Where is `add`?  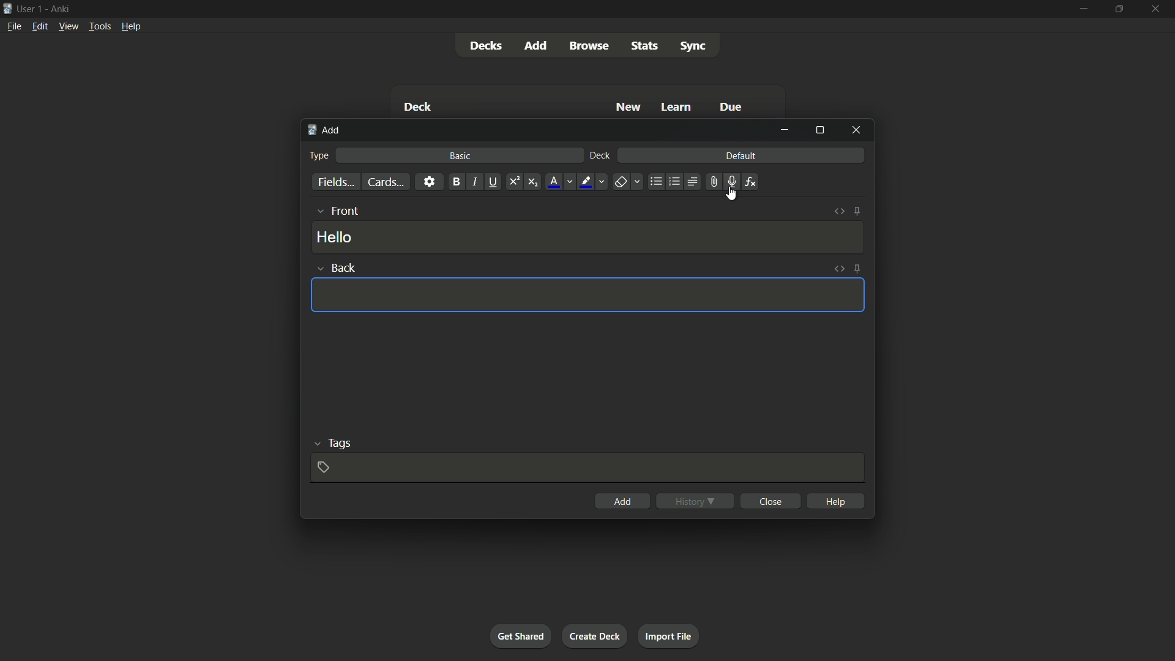
add is located at coordinates (624, 501).